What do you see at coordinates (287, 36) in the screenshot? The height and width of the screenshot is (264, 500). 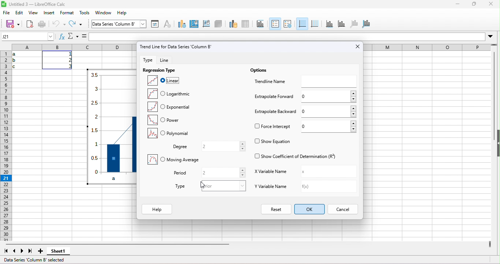 I see `input line` at bounding box center [287, 36].